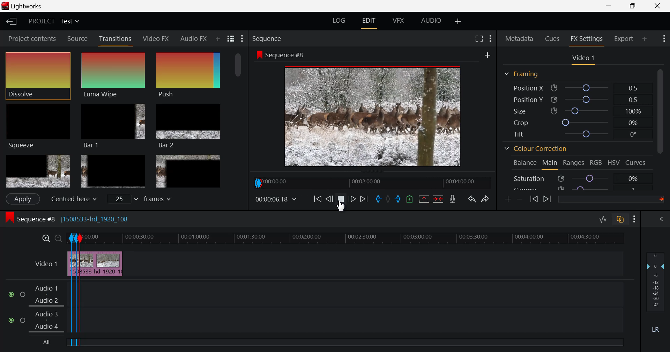 The height and width of the screenshot is (352, 670). I want to click on Position Y, so click(578, 100).